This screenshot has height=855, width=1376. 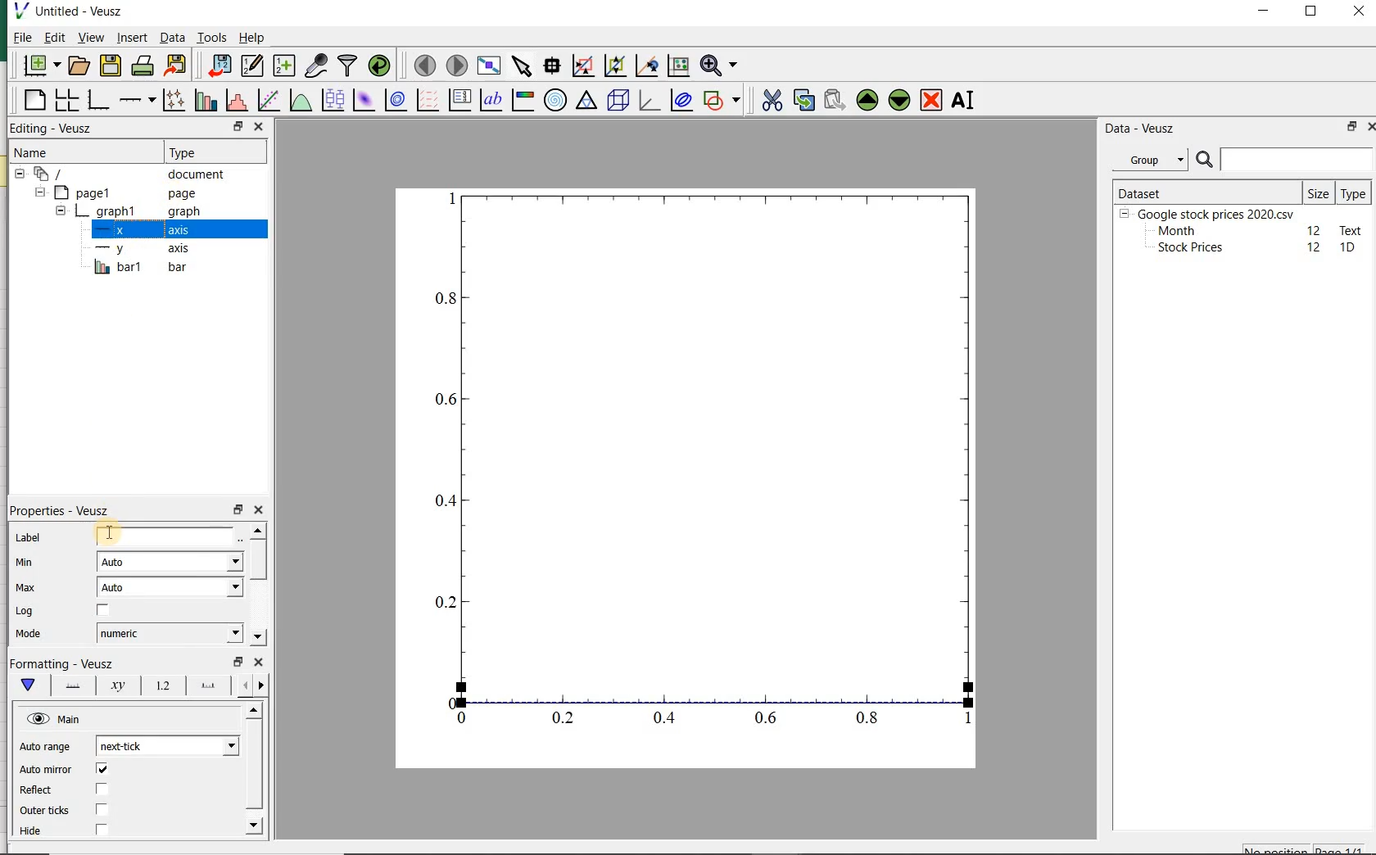 I want to click on document, so click(x=127, y=174).